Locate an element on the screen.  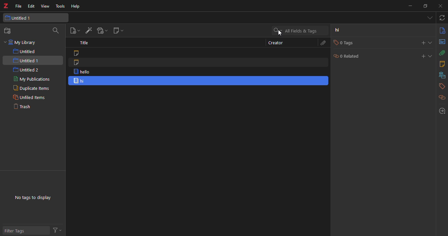
attach is located at coordinates (442, 52).